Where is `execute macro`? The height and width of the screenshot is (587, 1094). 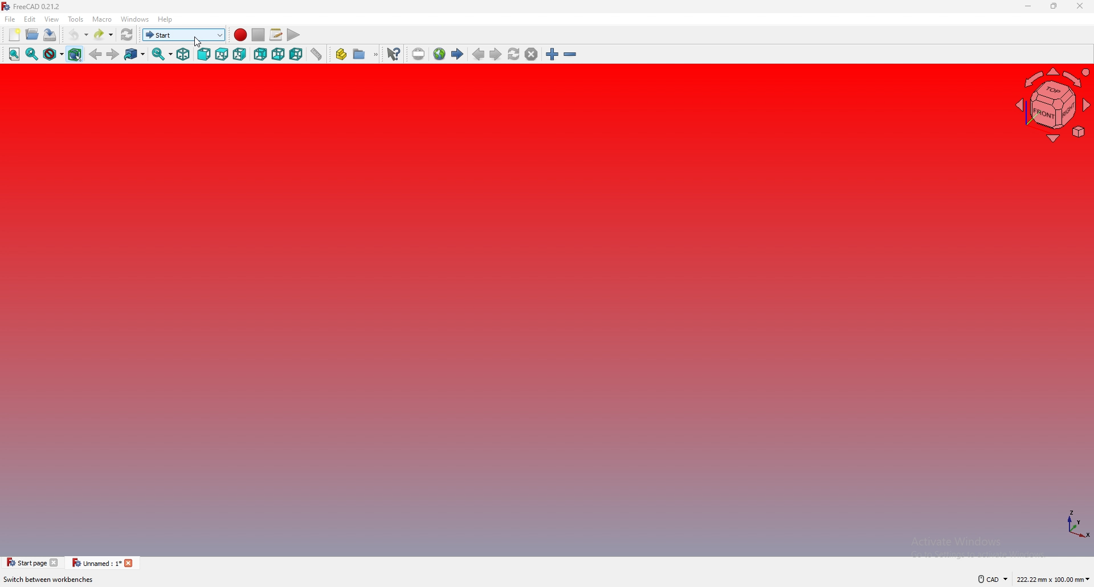
execute macro is located at coordinates (294, 35).